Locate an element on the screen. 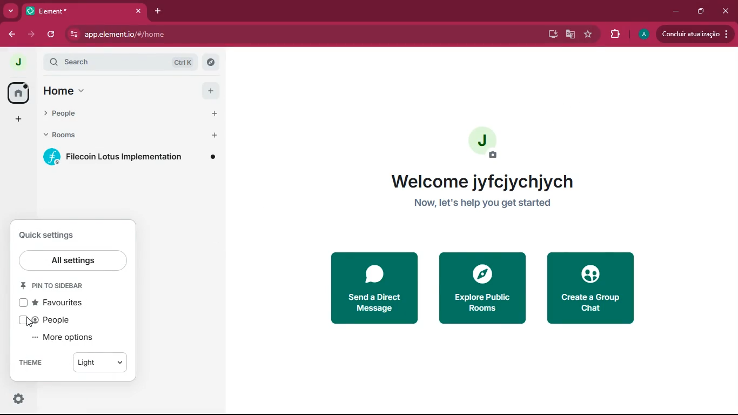 This screenshot has height=415, width=738. Element* is located at coordinates (84, 11).